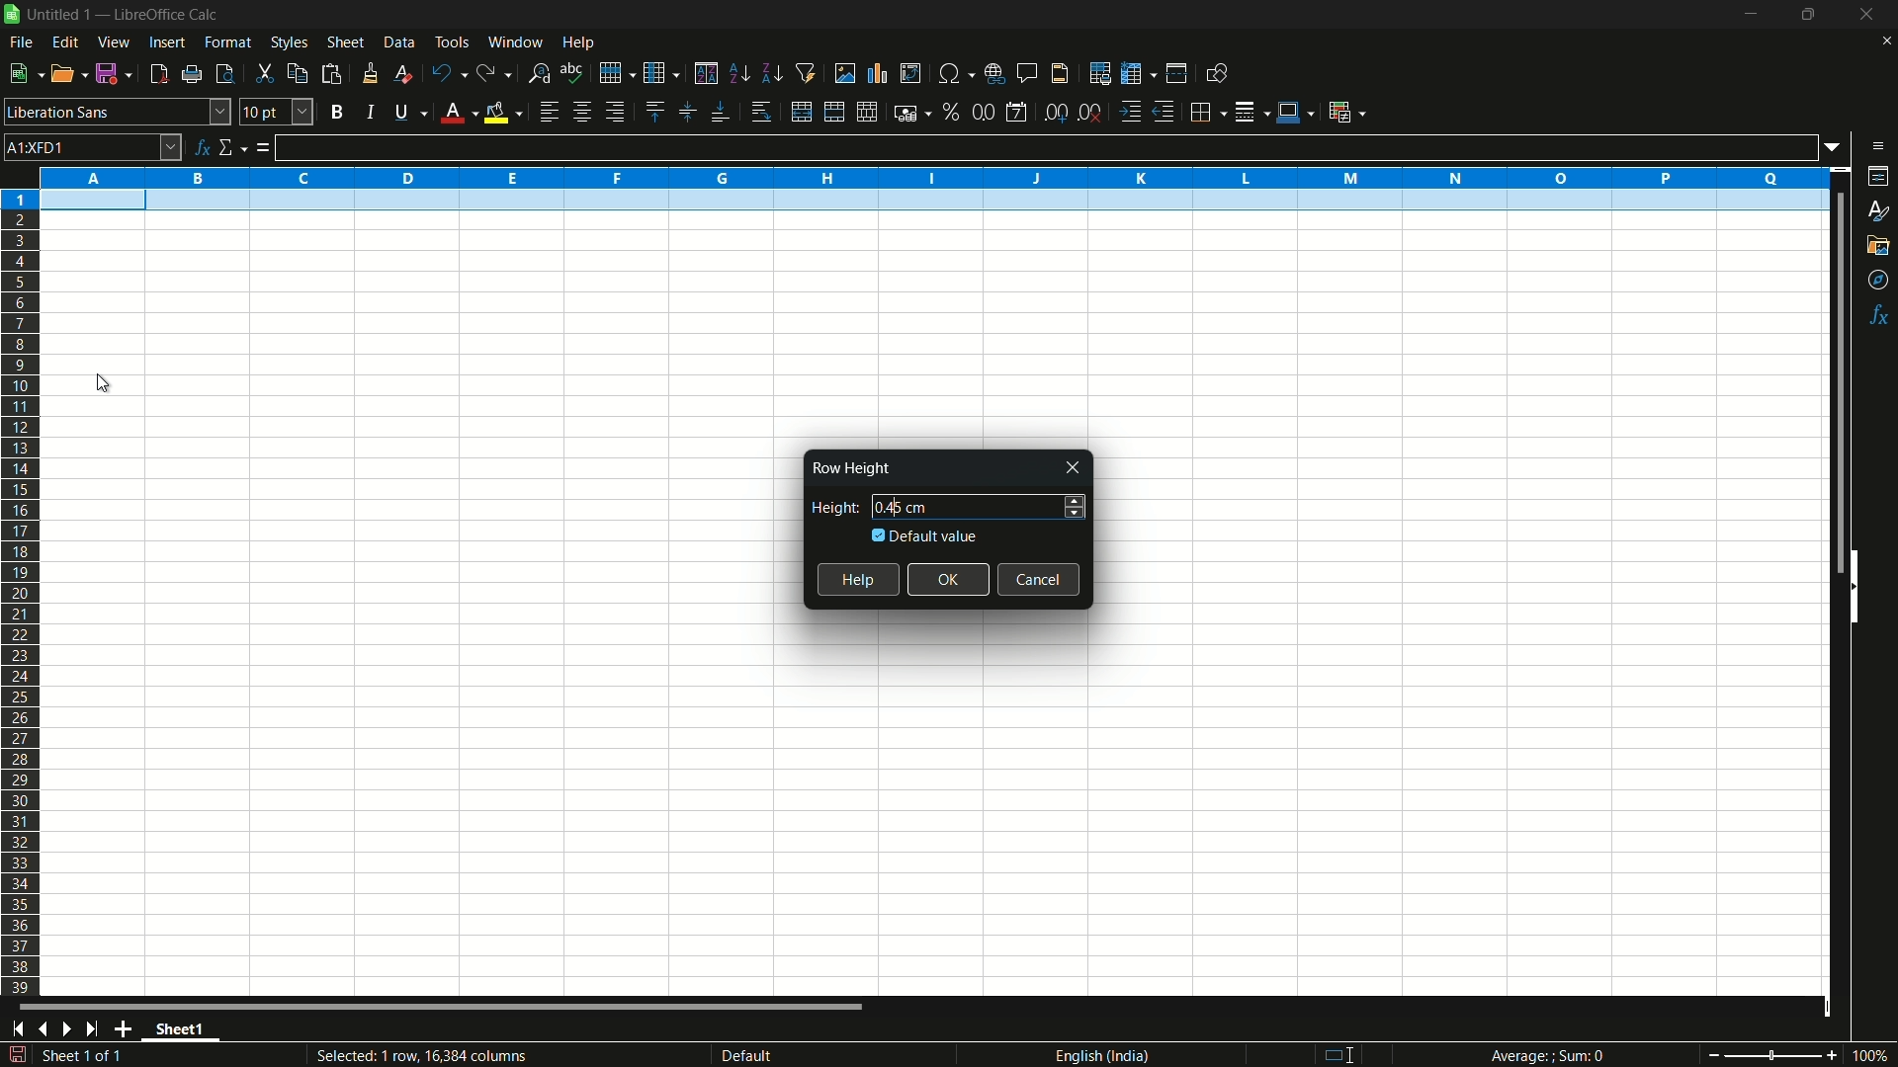  I want to click on unmerge cells, so click(868, 112).